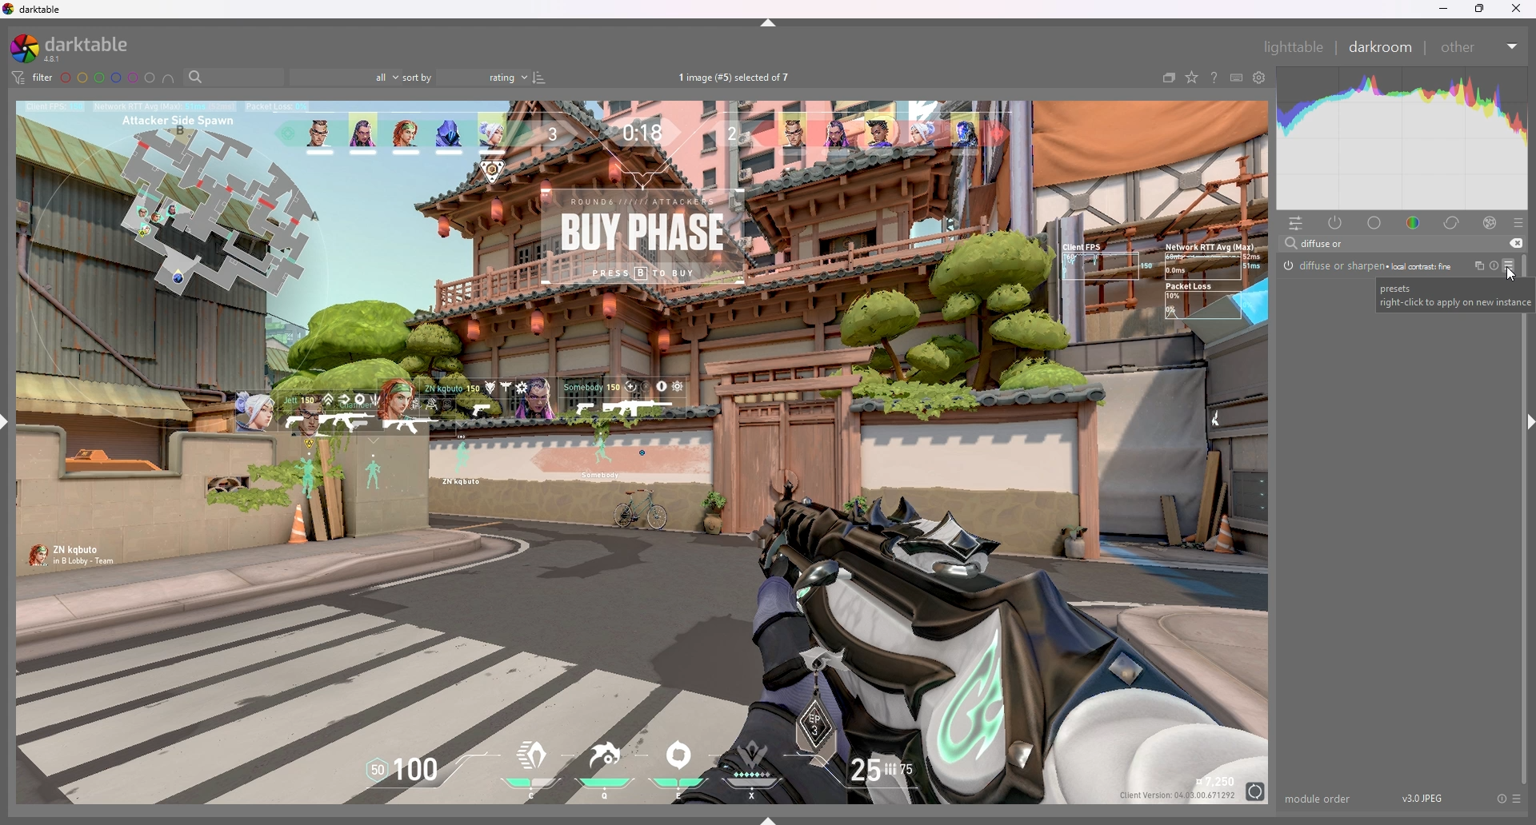  I want to click on lighttable, so click(1296, 48).